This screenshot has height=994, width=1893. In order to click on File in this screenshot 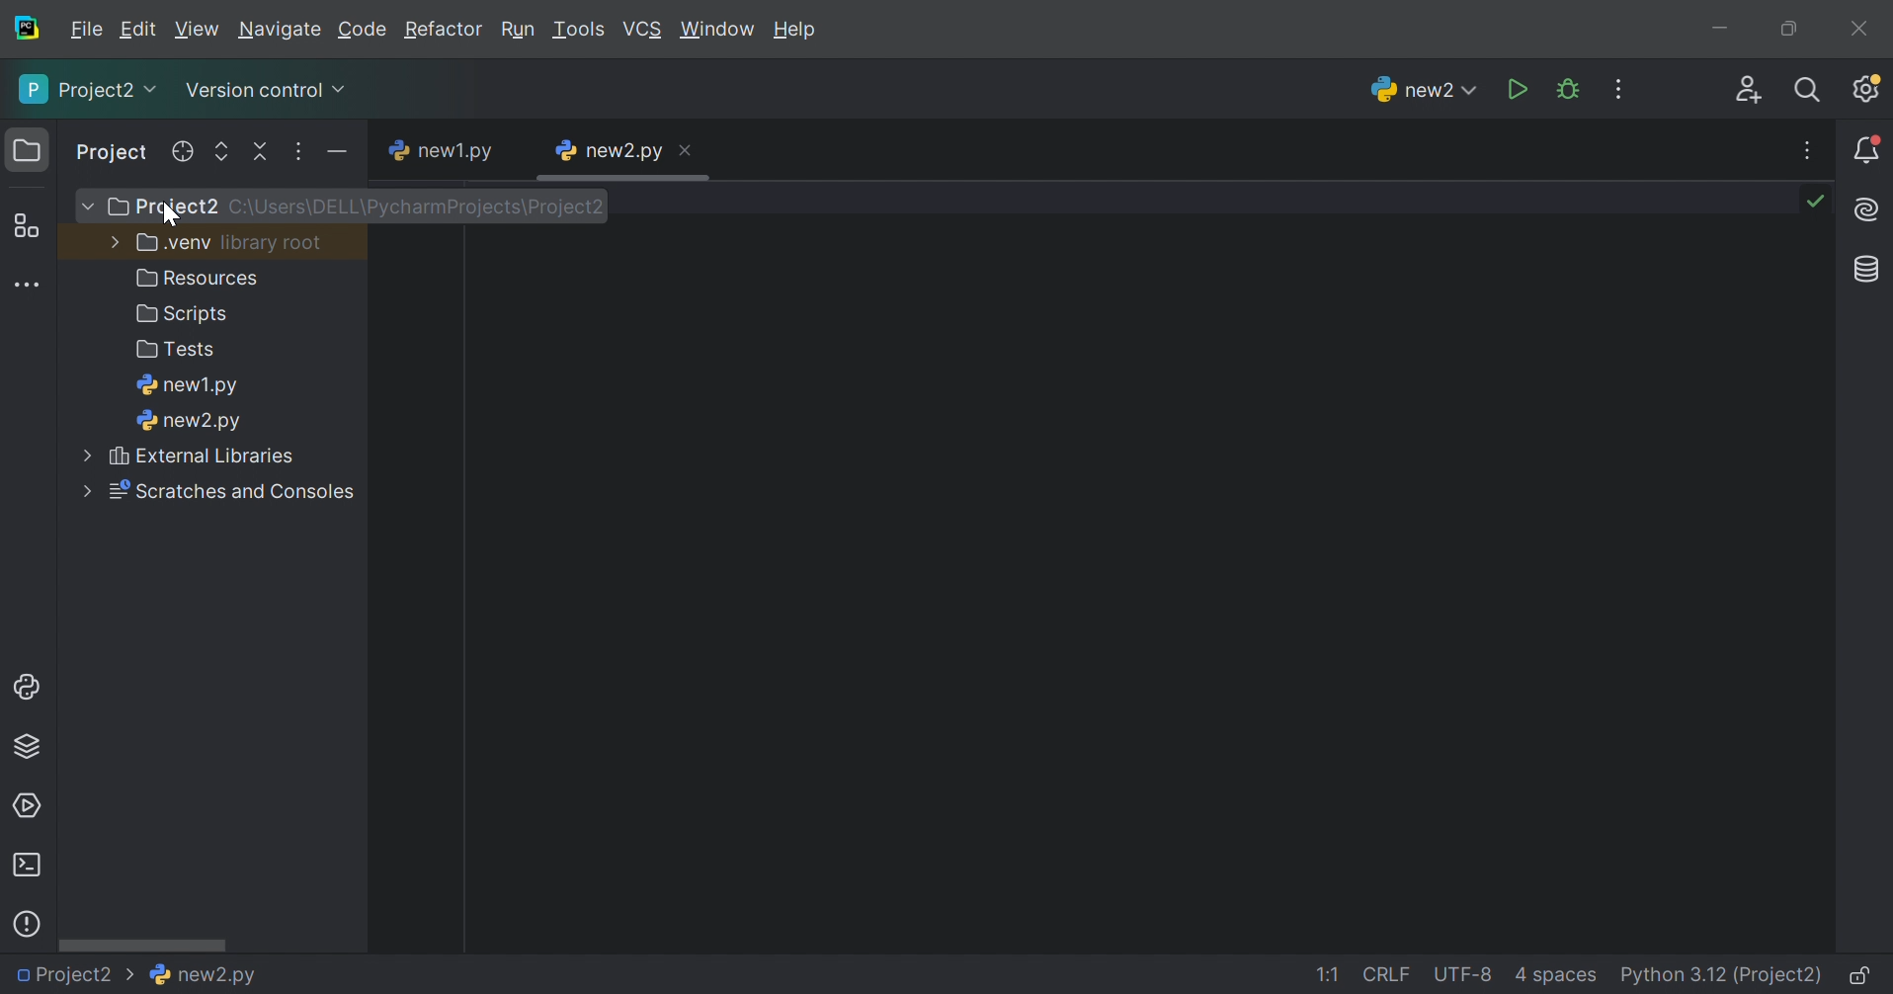, I will do `click(87, 30)`.